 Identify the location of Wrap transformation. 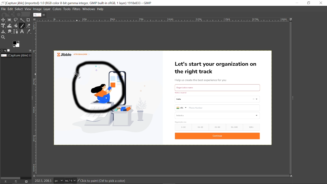
(10, 26).